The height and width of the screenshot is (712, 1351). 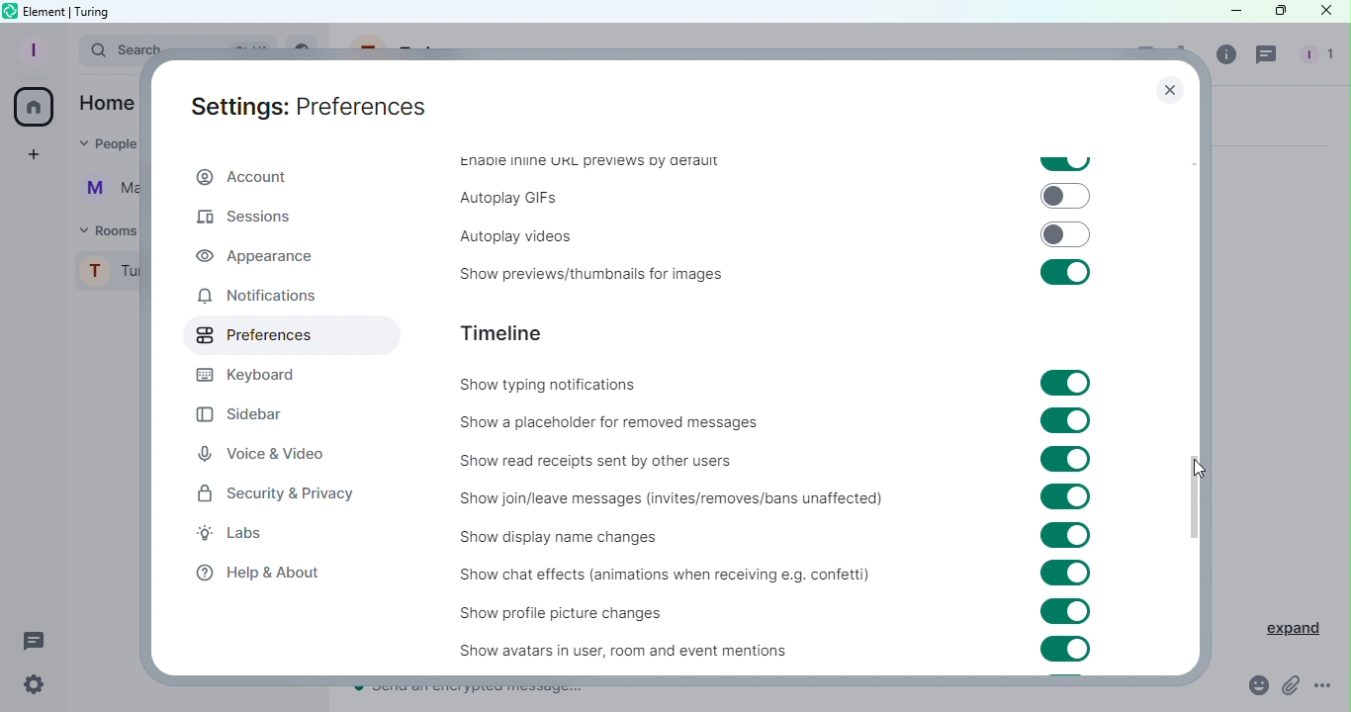 What do you see at coordinates (288, 336) in the screenshot?
I see `Prefrences` at bounding box center [288, 336].